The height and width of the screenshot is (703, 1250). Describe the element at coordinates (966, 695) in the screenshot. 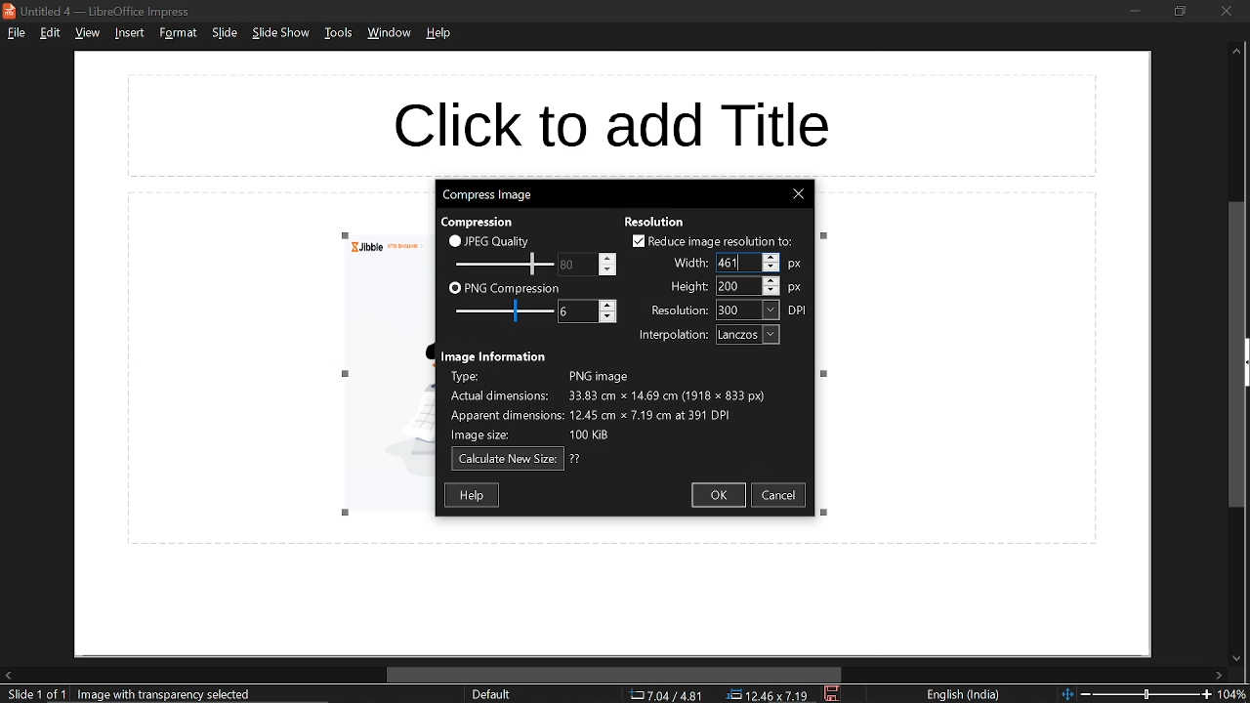

I see `language` at that location.